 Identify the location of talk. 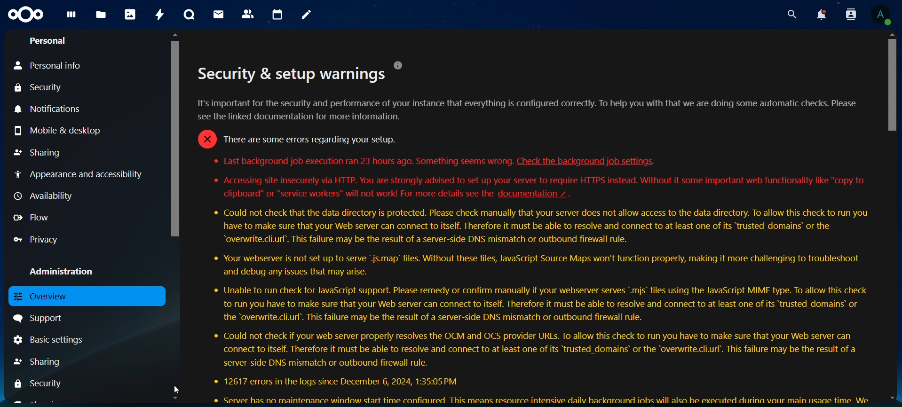
(190, 15).